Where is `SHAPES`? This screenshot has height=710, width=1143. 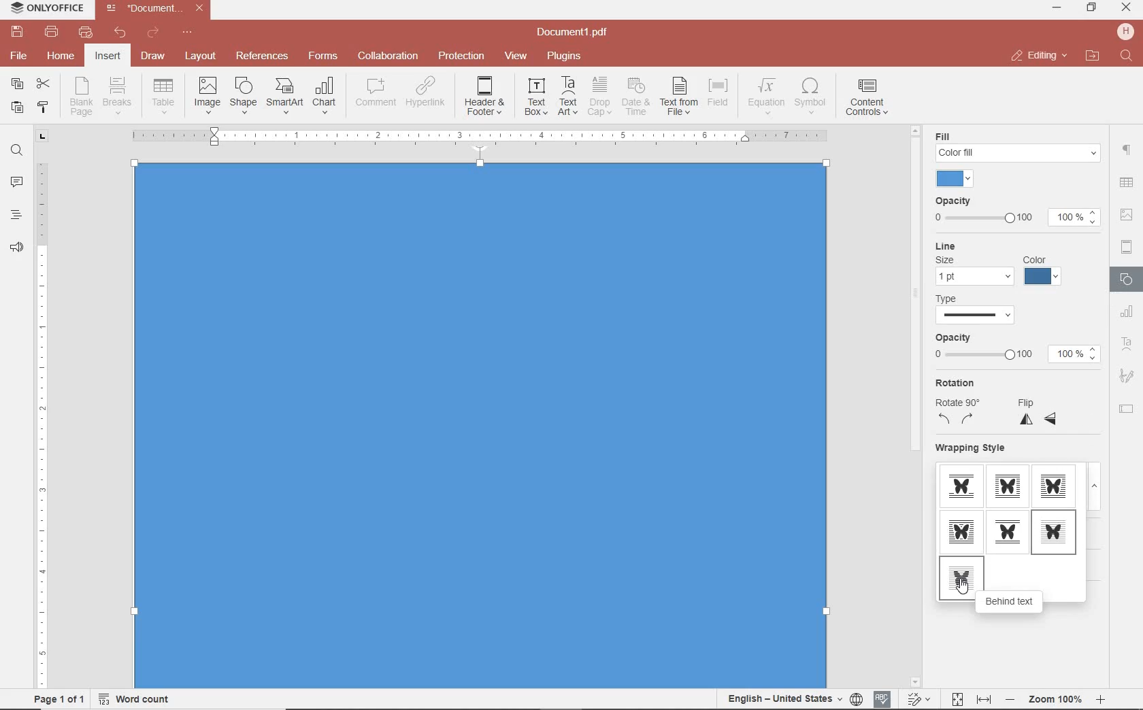
SHAPES is located at coordinates (1127, 281).